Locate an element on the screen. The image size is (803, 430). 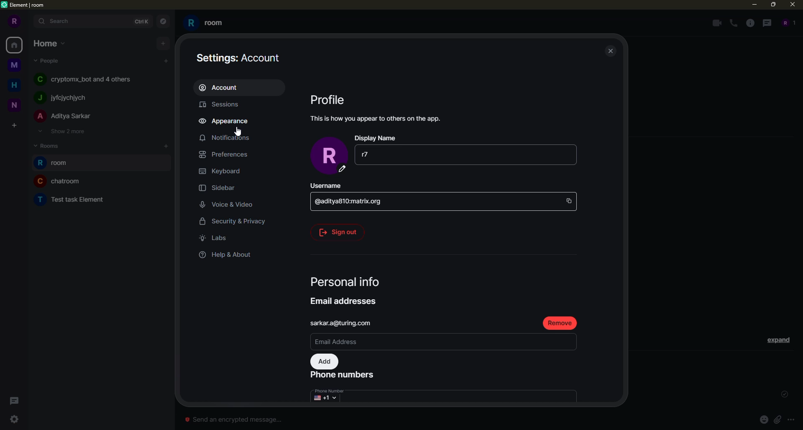
sessions is located at coordinates (224, 104).